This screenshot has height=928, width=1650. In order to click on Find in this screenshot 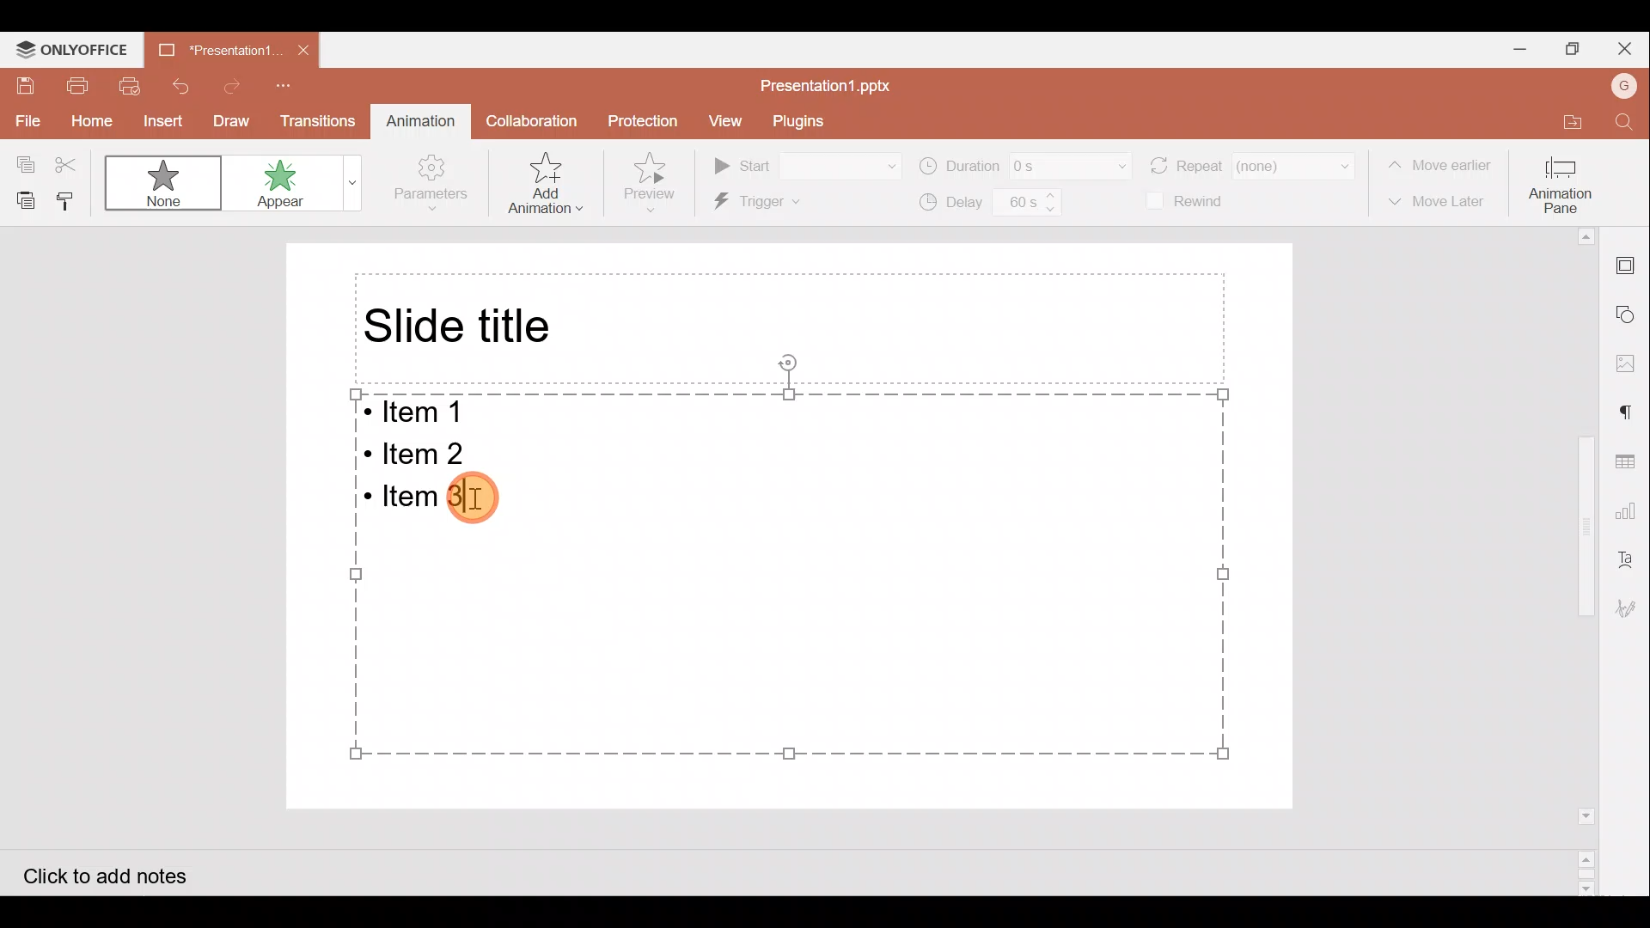, I will do `click(1622, 121)`.